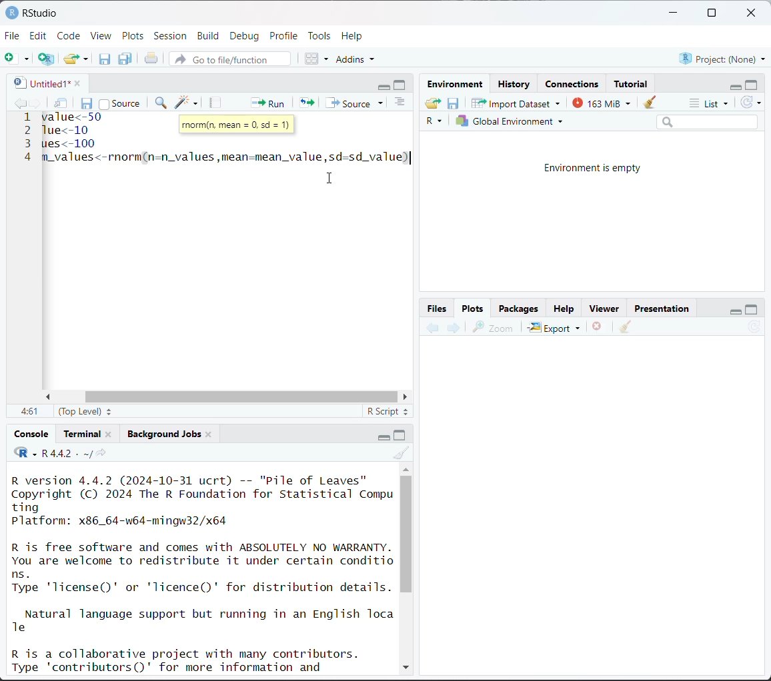  Describe the element at coordinates (335, 176) in the screenshot. I see `cursor` at that location.